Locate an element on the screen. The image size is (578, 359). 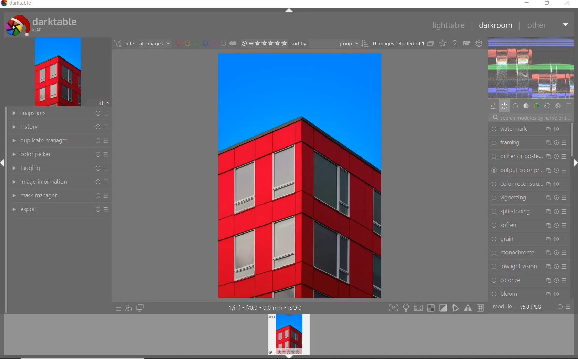
scrollbar is located at coordinates (571, 139).